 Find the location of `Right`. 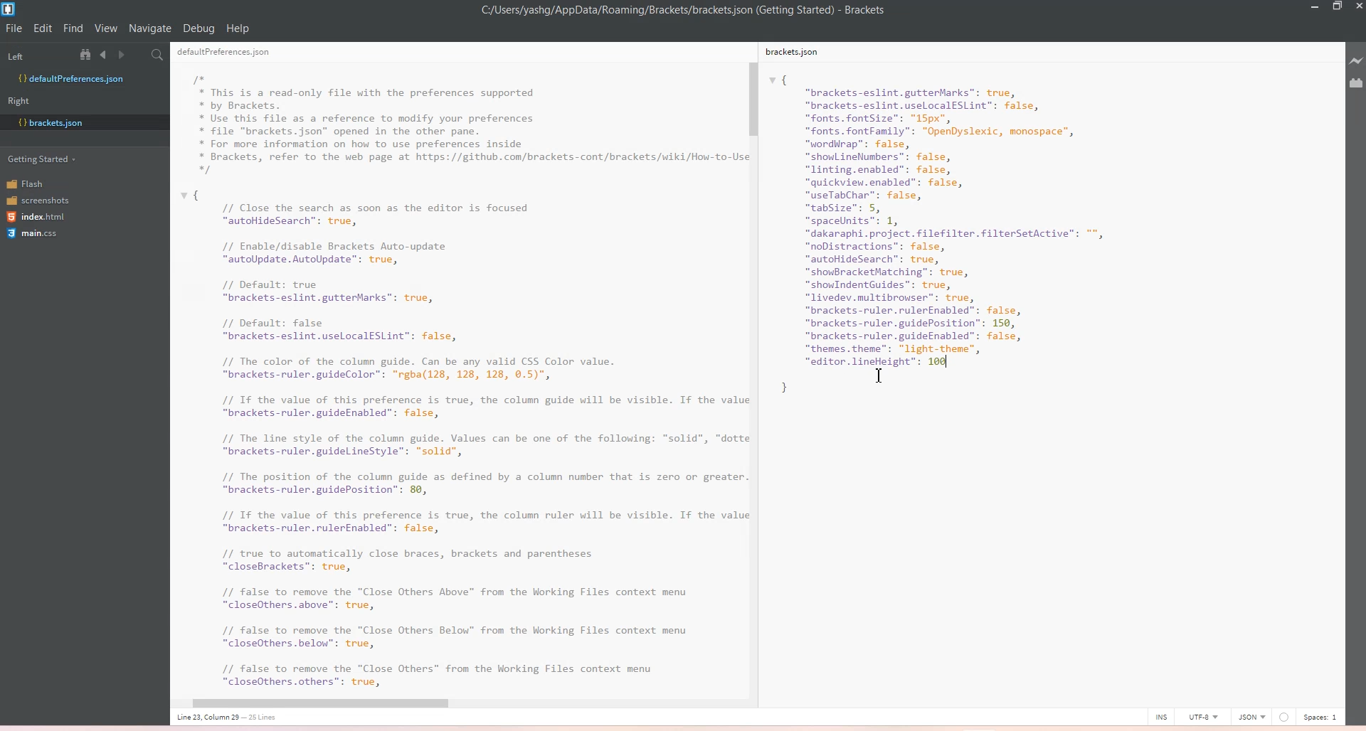

Right is located at coordinates (23, 100).